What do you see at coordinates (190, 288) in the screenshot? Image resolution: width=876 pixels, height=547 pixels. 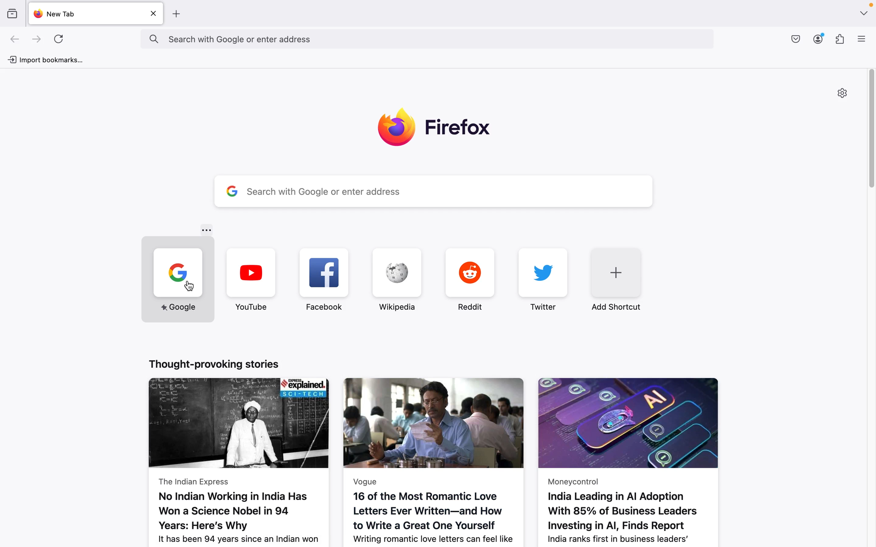 I see `cursor` at bounding box center [190, 288].